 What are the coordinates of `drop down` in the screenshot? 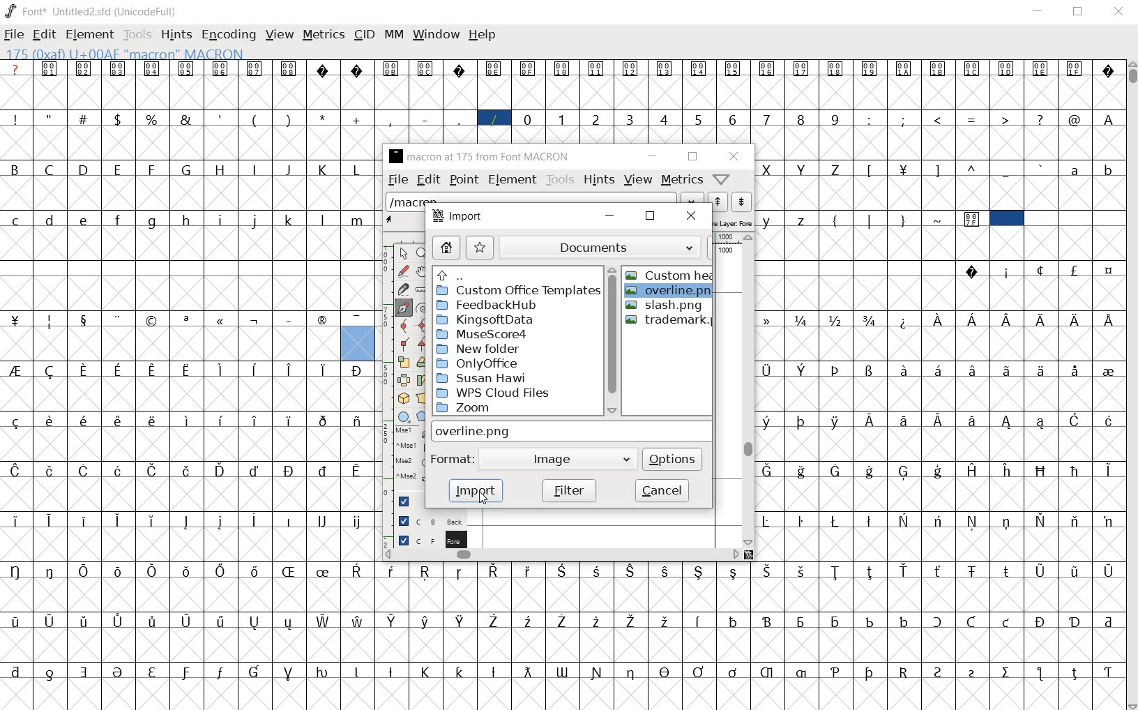 It's located at (690, 197).